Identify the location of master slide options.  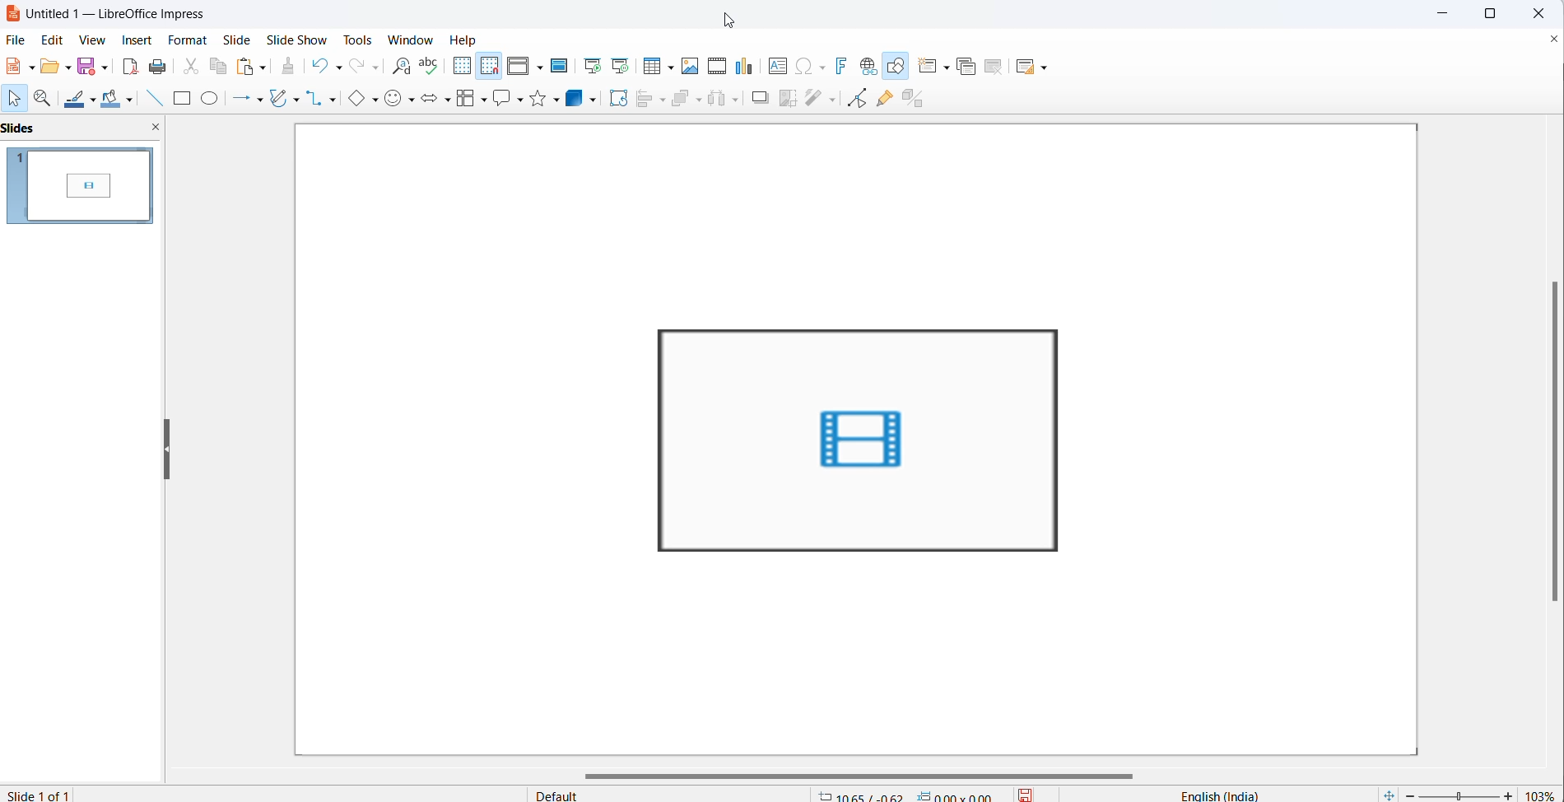
(561, 65).